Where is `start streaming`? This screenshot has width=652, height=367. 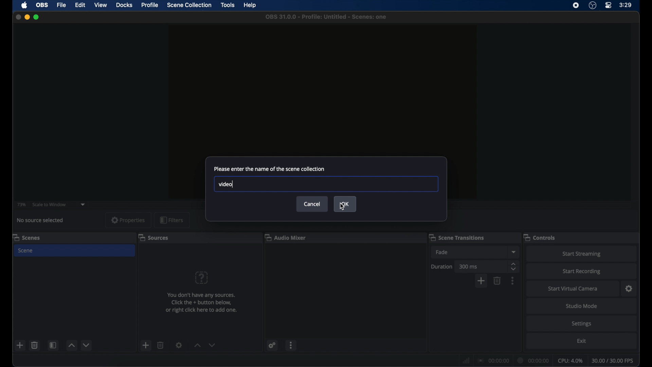 start streaming is located at coordinates (581, 254).